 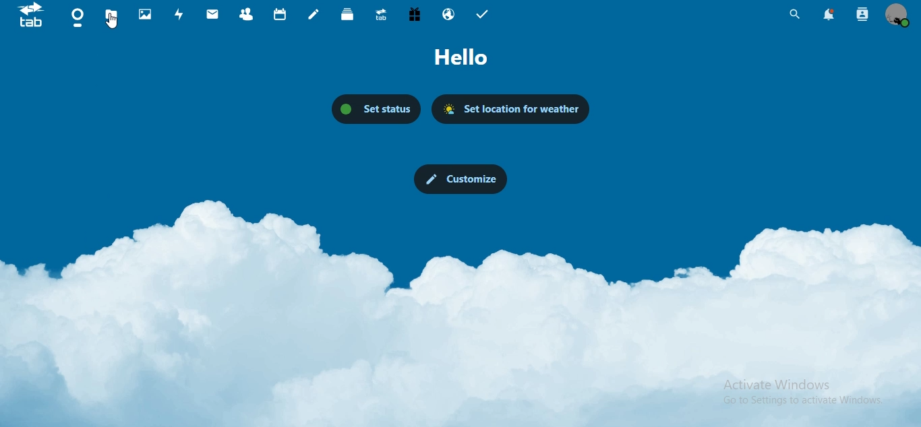 I want to click on deck, so click(x=348, y=14).